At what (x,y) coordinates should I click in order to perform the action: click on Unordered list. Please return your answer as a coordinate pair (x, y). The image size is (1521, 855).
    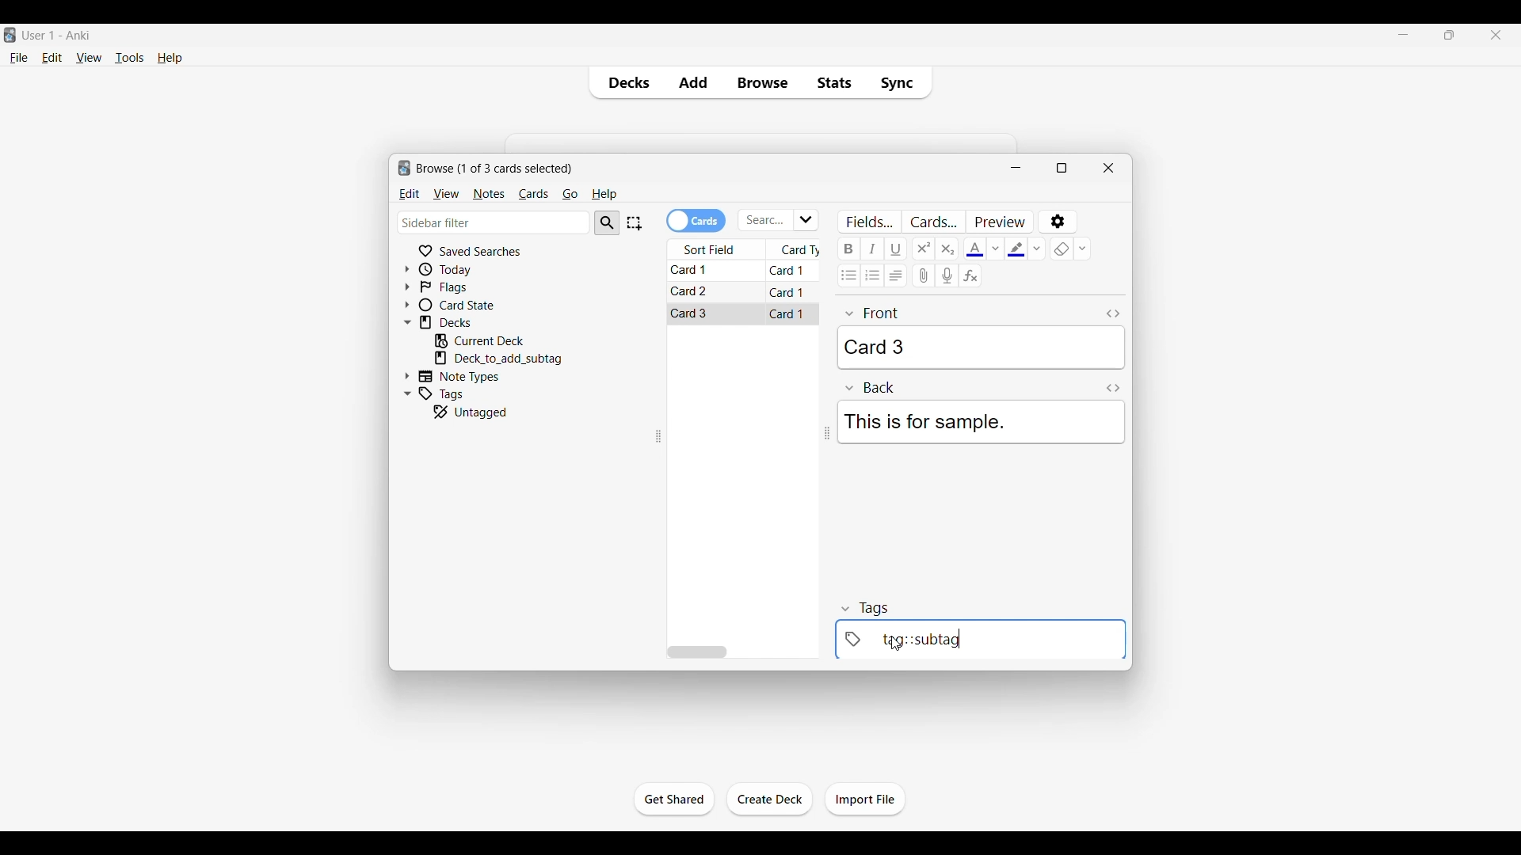
    Looking at the image, I should click on (848, 275).